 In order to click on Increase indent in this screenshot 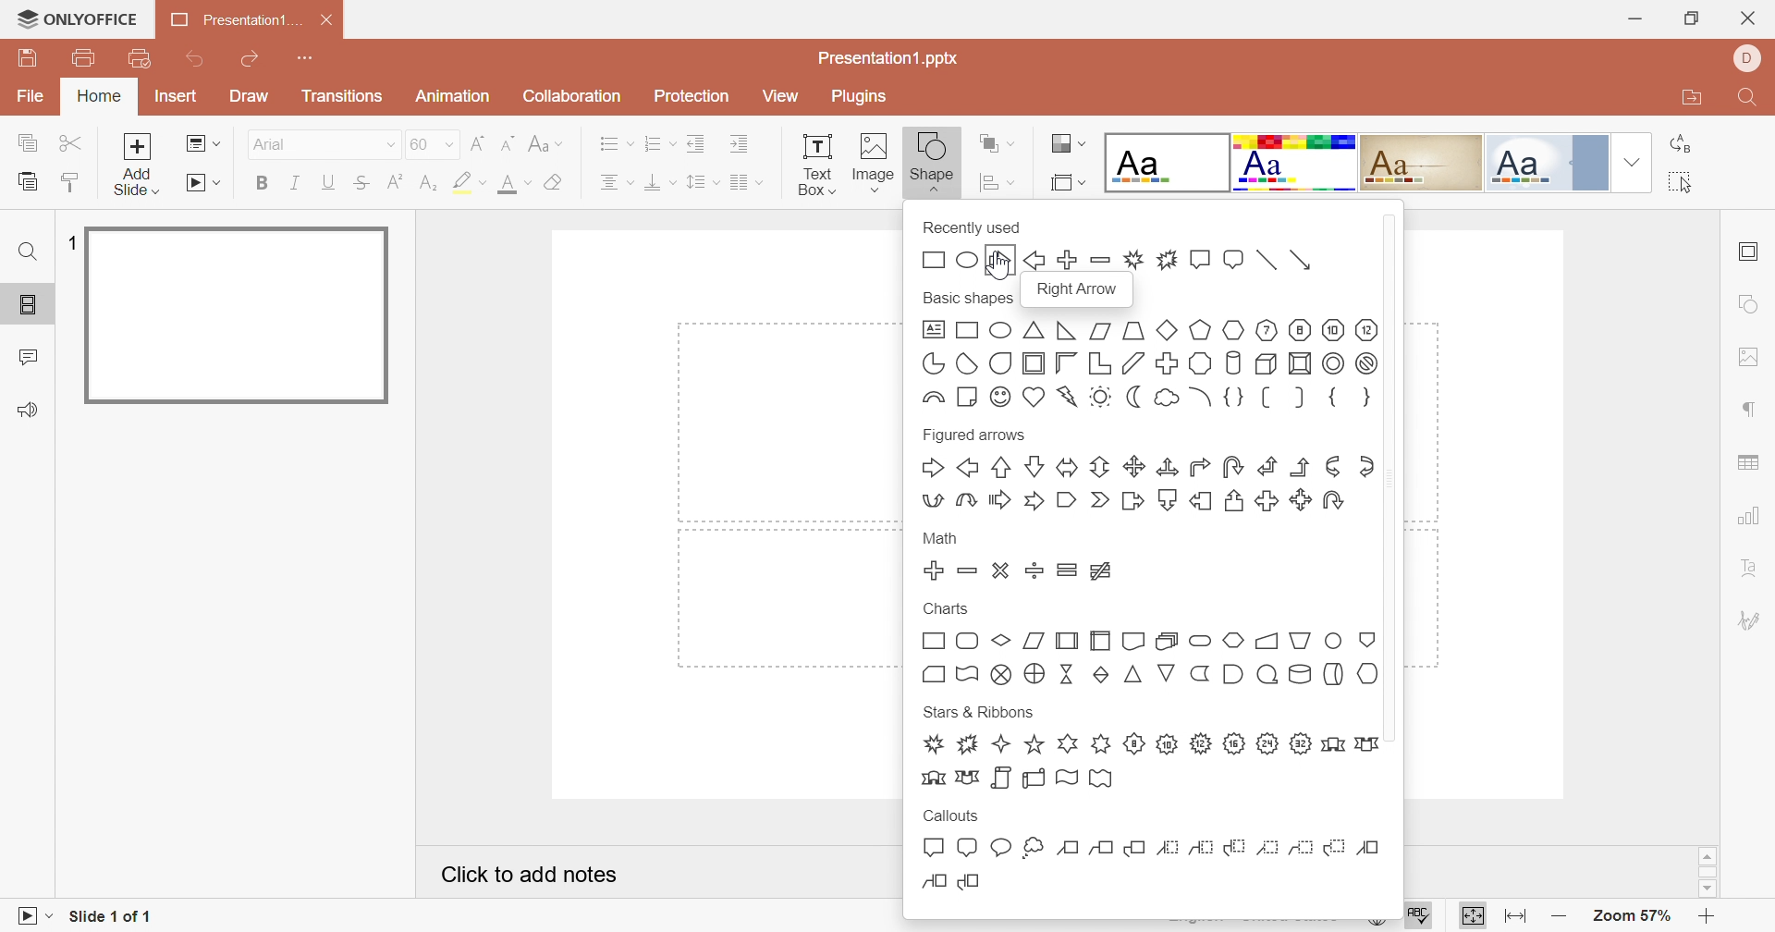, I will do `click(741, 142)`.